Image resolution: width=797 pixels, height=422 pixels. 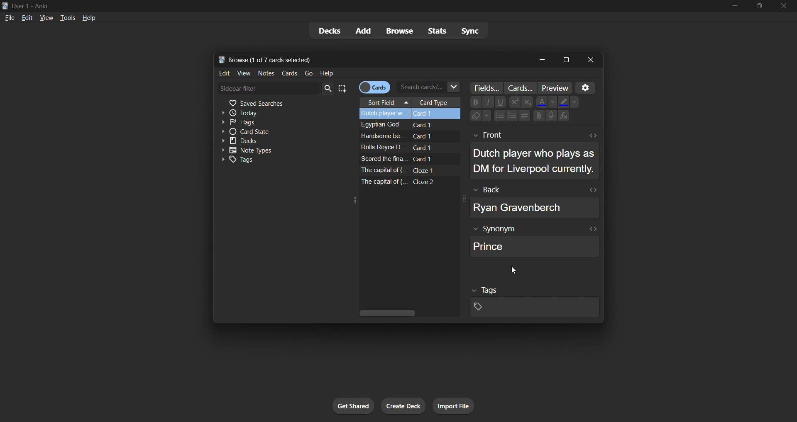 I want to click on Numbering, so click(x=511, y=116).